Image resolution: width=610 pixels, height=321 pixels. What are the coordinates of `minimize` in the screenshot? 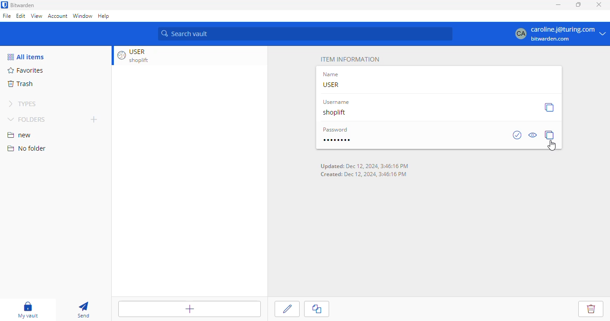 It's located at (557, 5).